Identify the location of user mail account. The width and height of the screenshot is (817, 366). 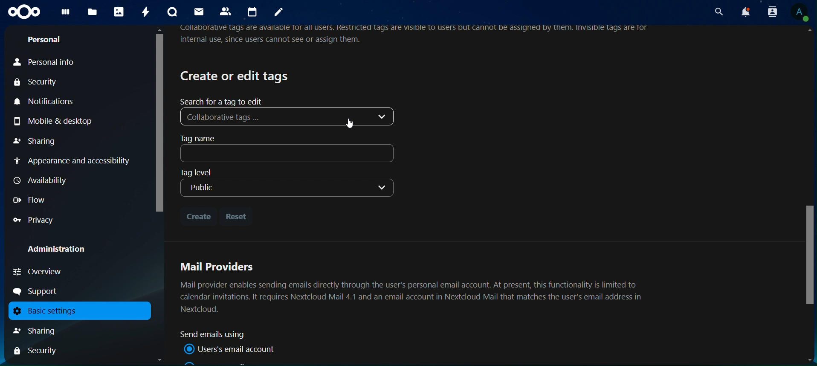
(232, 349).